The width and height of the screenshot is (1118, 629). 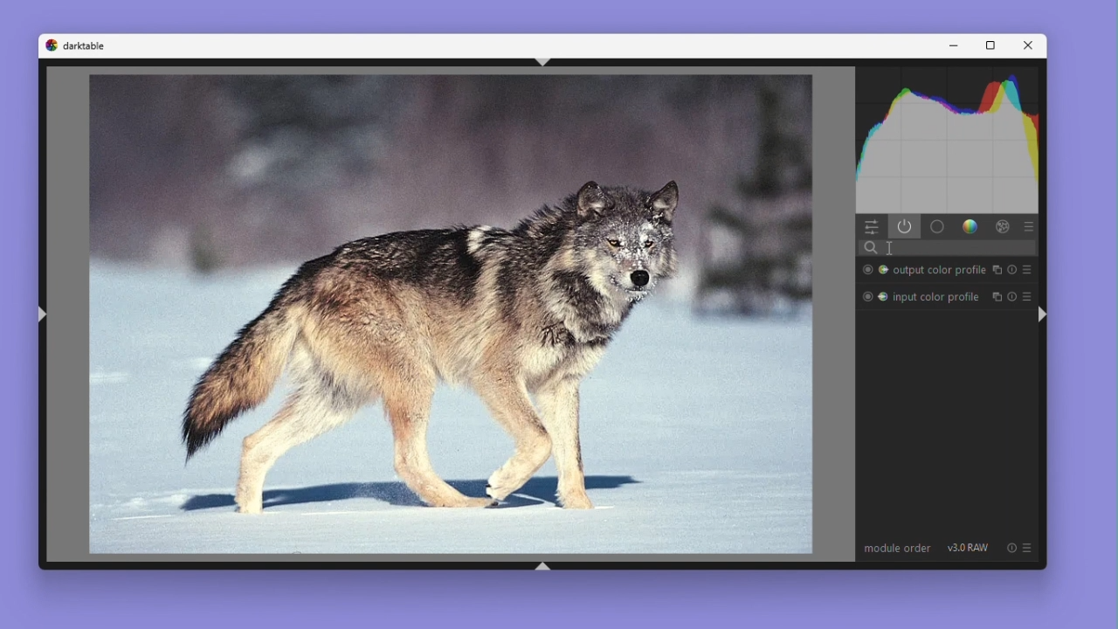 I want to click on Quick access panel, so click(x=872, y=226).